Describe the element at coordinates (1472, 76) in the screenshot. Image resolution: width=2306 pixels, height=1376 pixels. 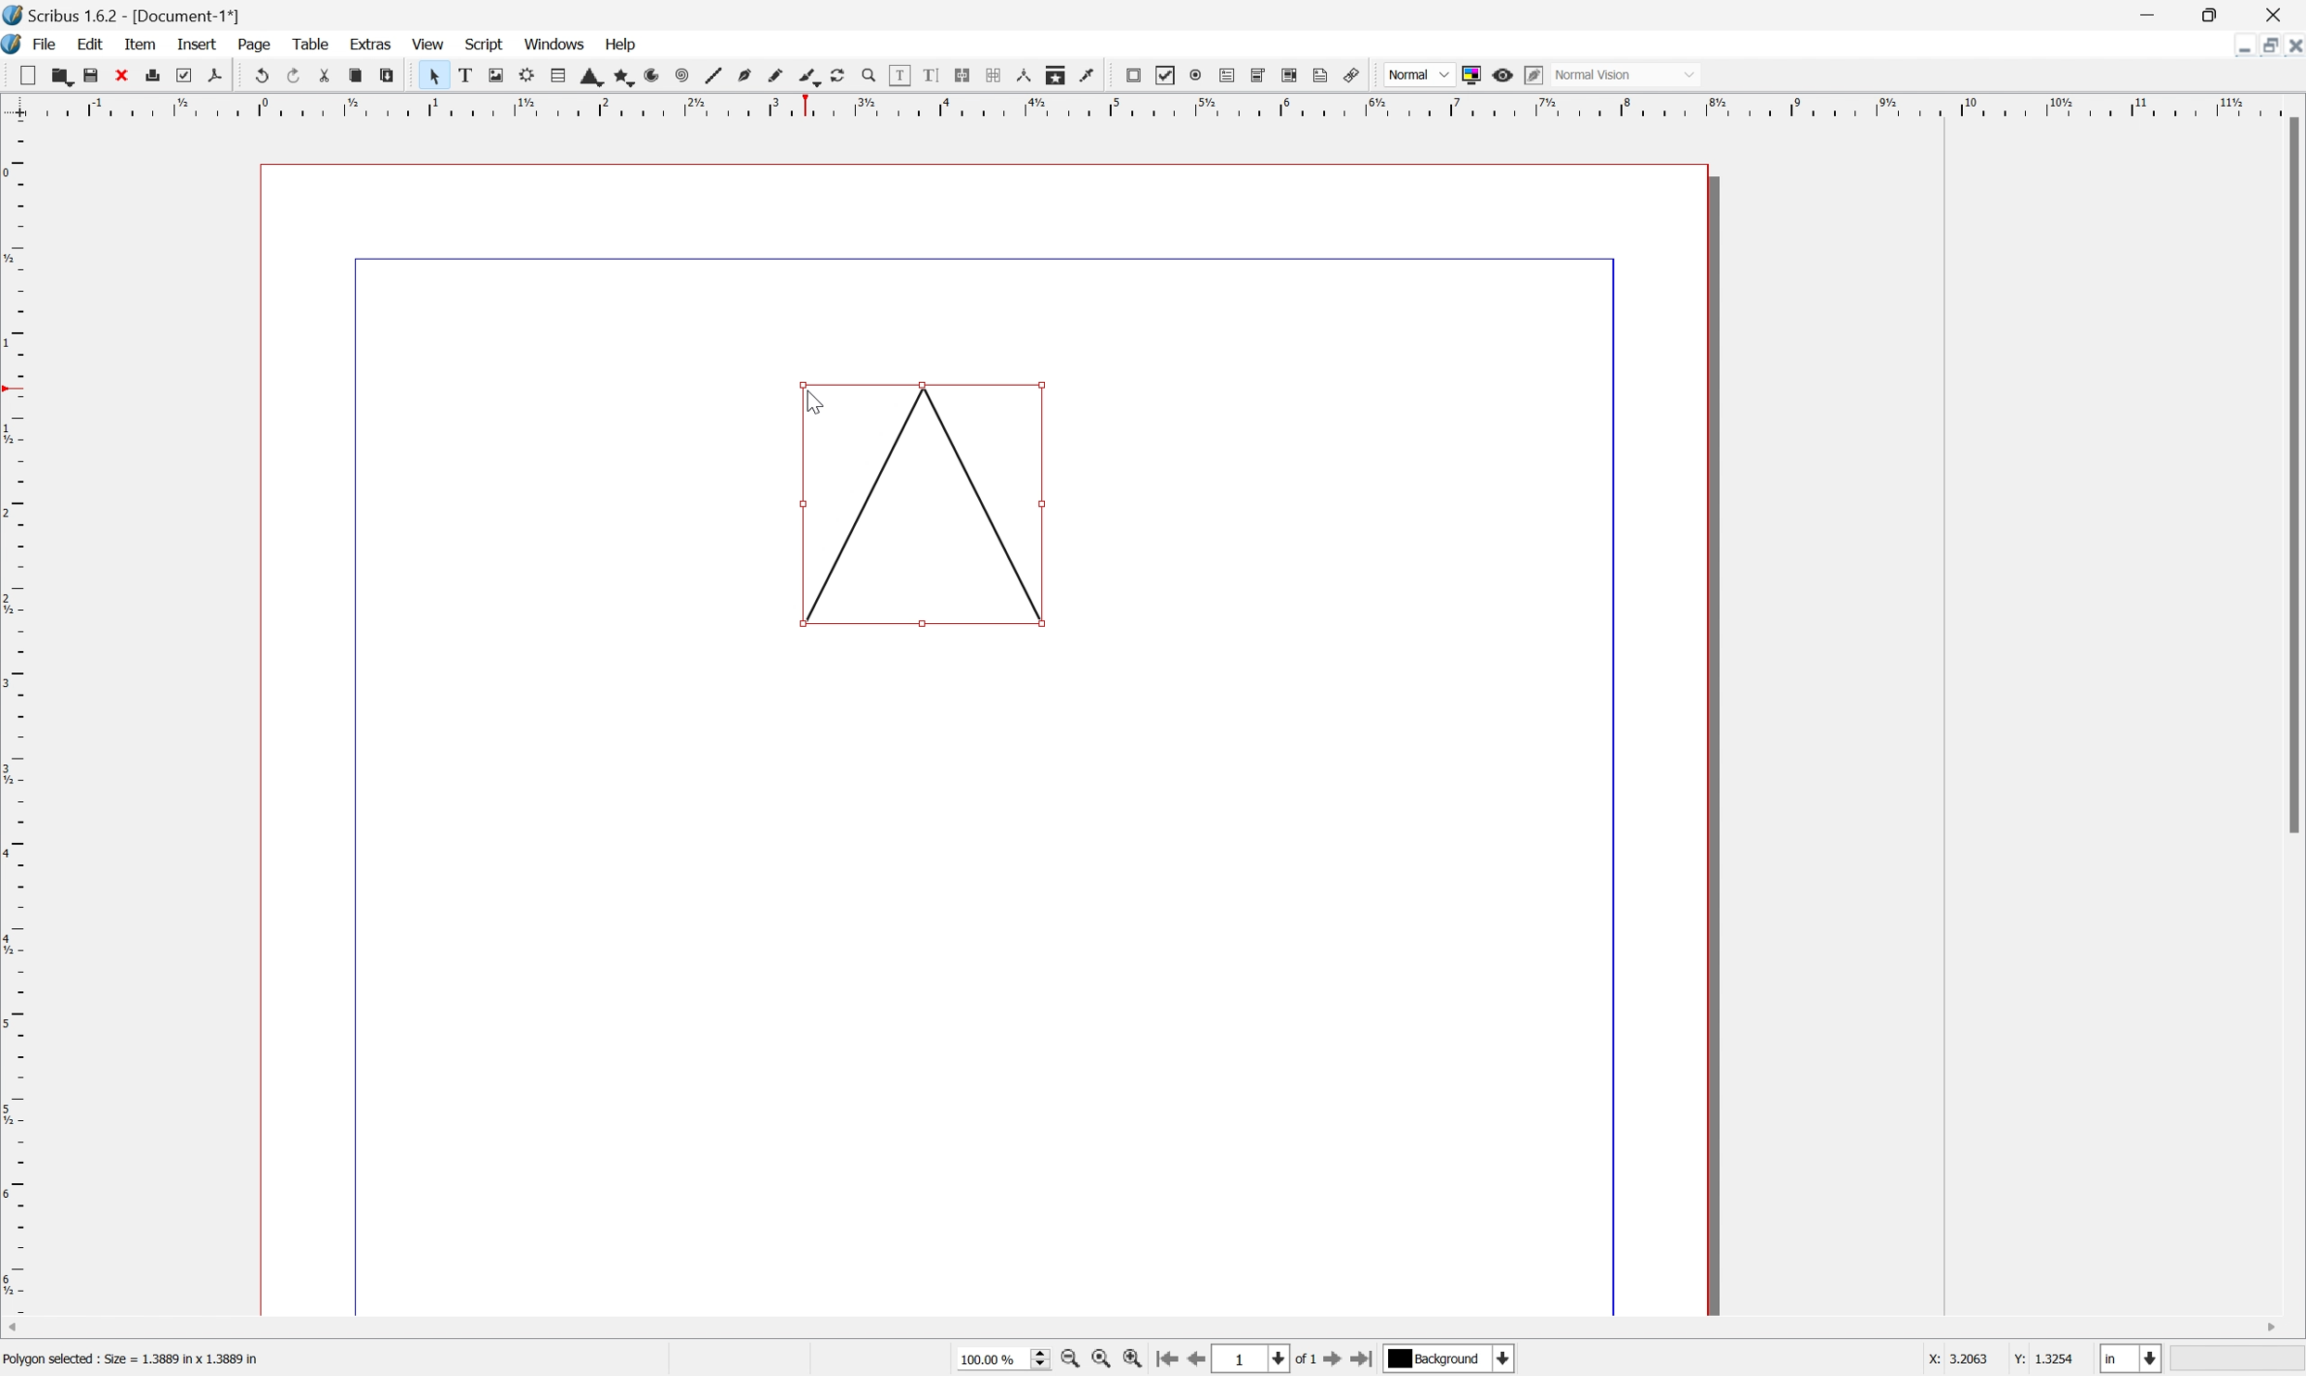
I see `Toggle color management system` at that location.